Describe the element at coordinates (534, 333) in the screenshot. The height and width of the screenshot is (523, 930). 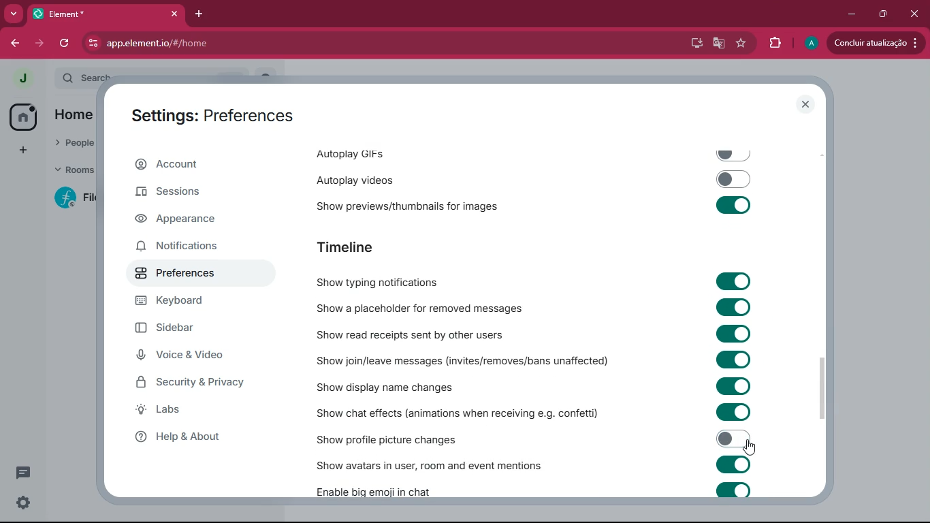
I see `Show read receipts sent by other users` at that location.